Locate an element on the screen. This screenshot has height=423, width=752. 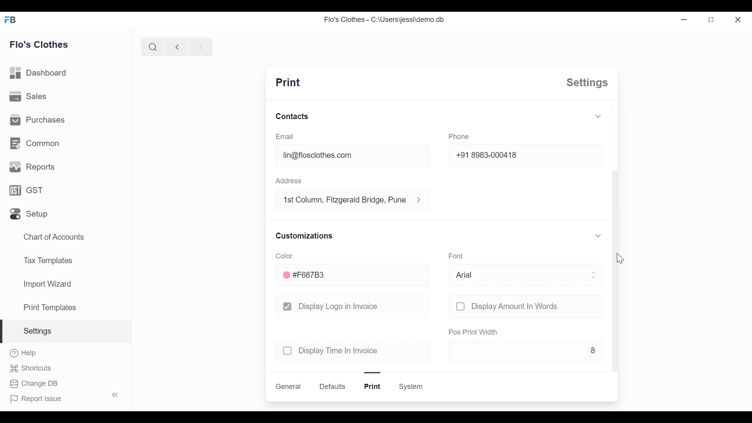
settings is located at coordinates (37, 331).